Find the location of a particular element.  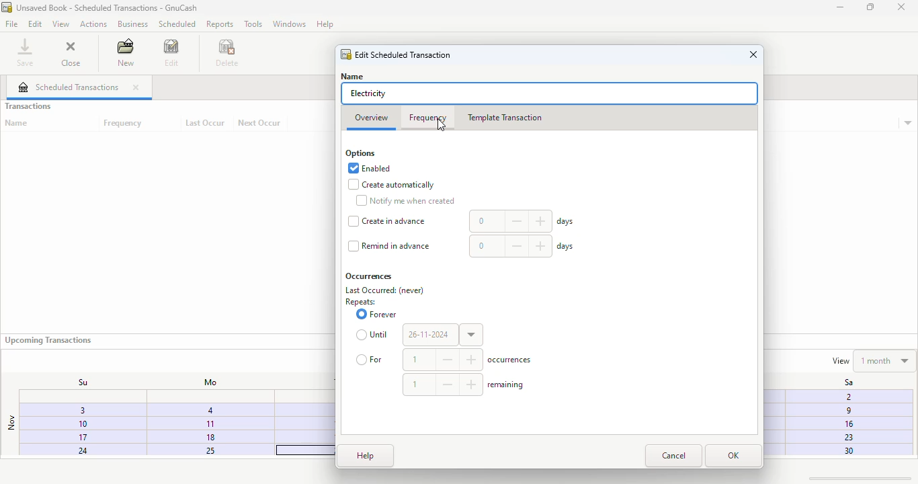

9 is located at coordinates (845, 412).